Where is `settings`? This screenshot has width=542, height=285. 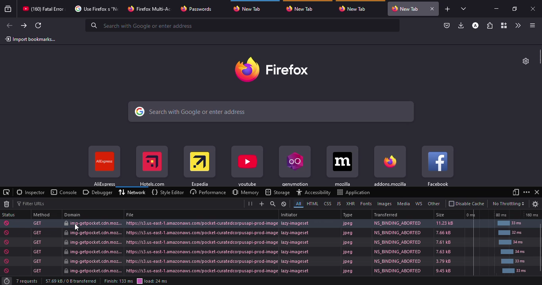
settings is located at coordinates (527, 61).